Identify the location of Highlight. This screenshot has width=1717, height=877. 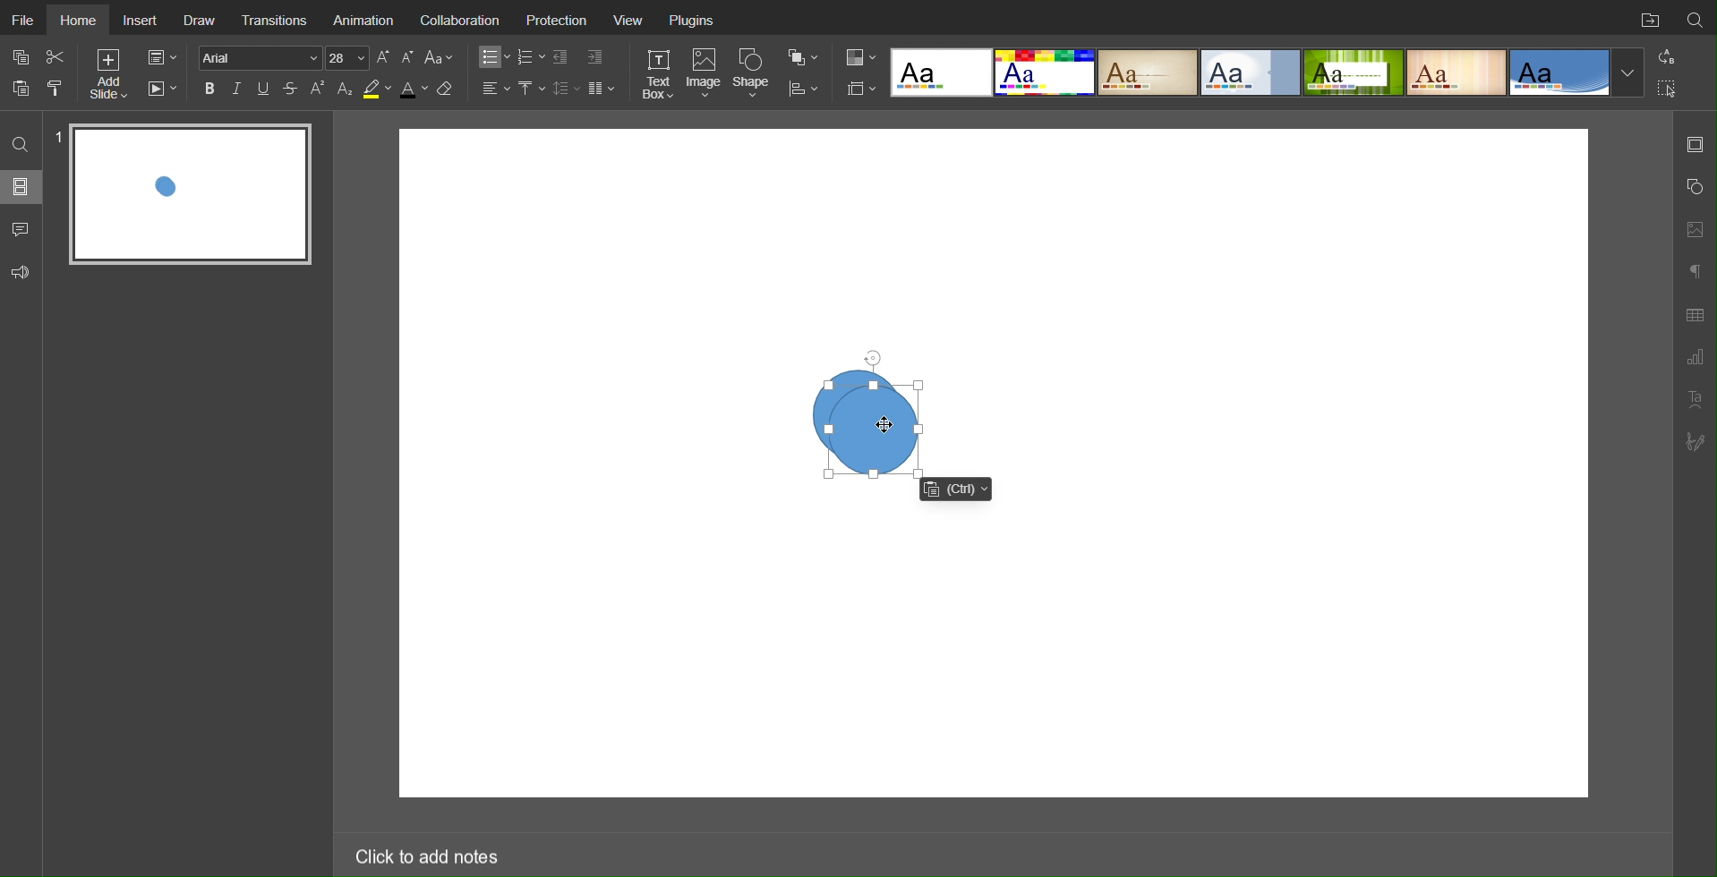
(376, 89).